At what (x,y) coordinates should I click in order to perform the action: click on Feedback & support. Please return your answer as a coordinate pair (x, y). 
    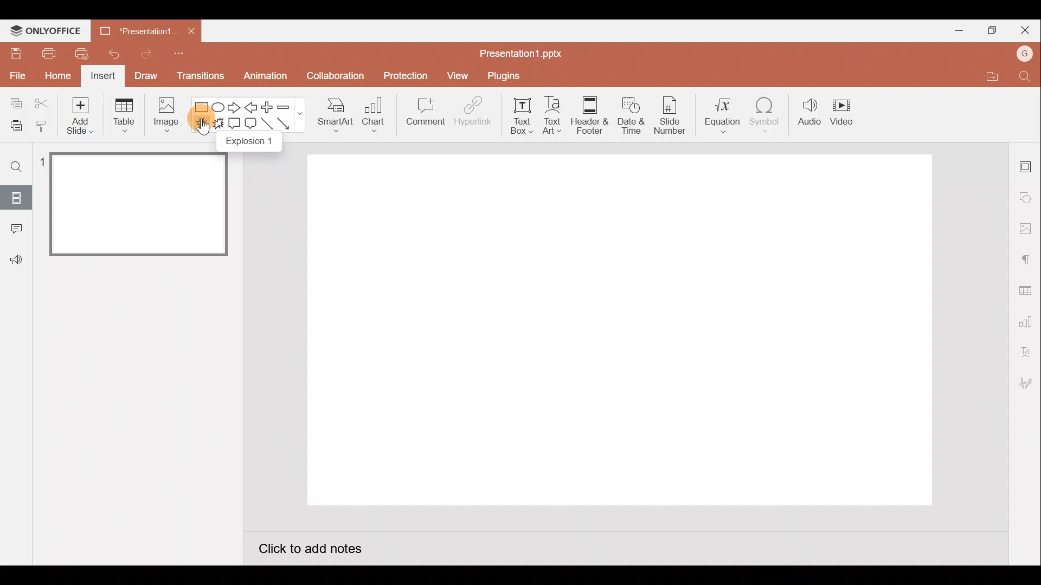
    Looking at the image, I should click on (16, 261).